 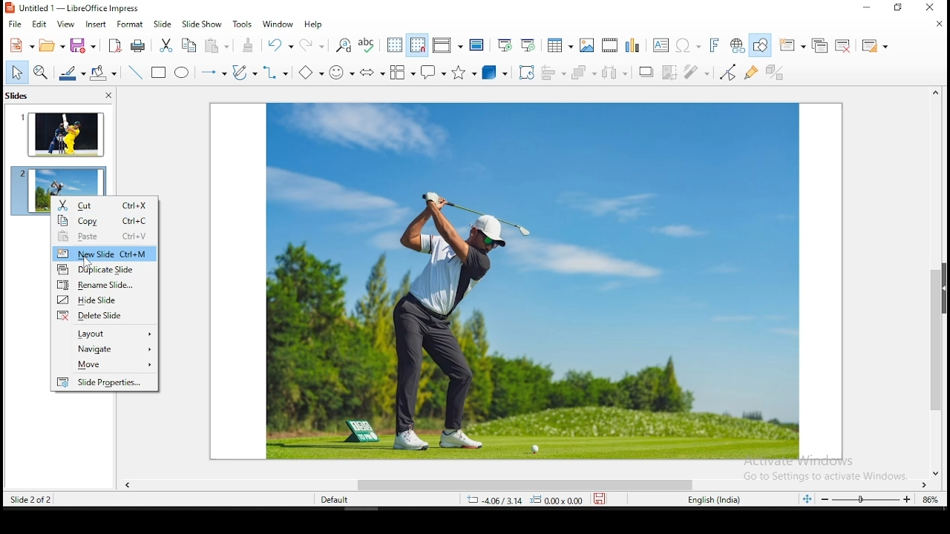 What do you see at coordinates (200, 24) in the screenshot?
I see `slide show` at bounding box center [200, 24].